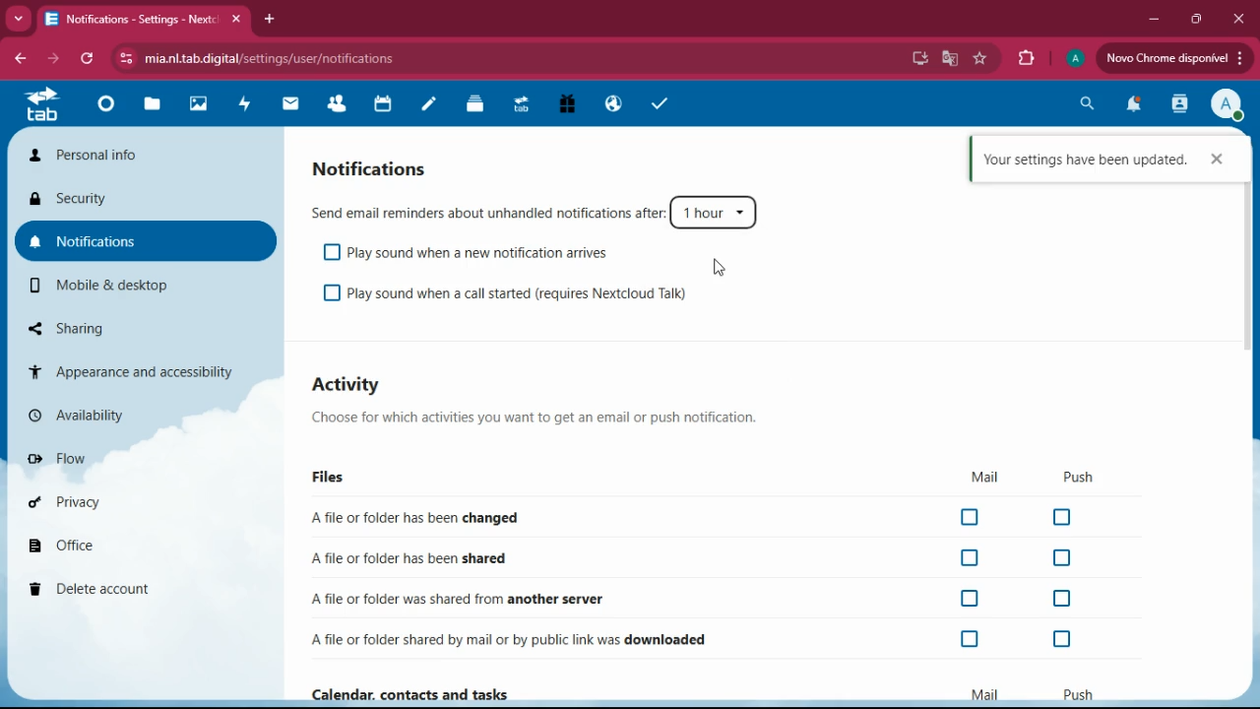  What do you see at coordinates (515, 636) in the screenshot?
I see `downloaded` at bounding box center [515, 636].